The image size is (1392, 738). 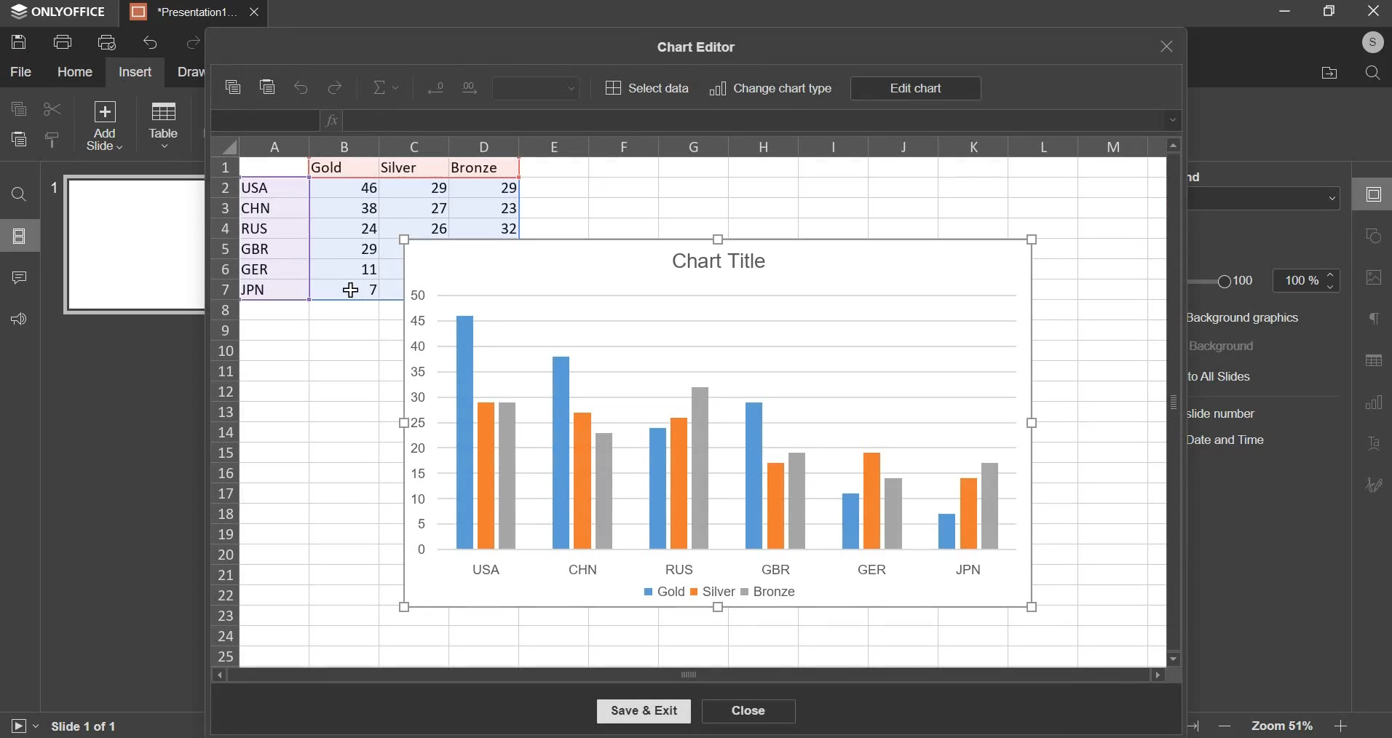 What do you see at coordinates (1230, 345) in the screenshot?
I see `background` at bounding box center [1230, 345].